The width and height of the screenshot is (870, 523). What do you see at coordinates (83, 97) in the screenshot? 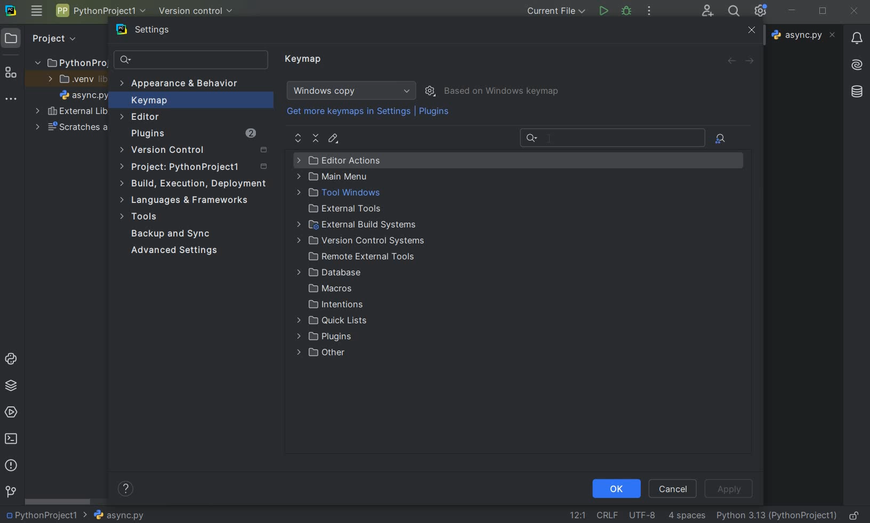
I see `file name` at bounding box center [83, 97].